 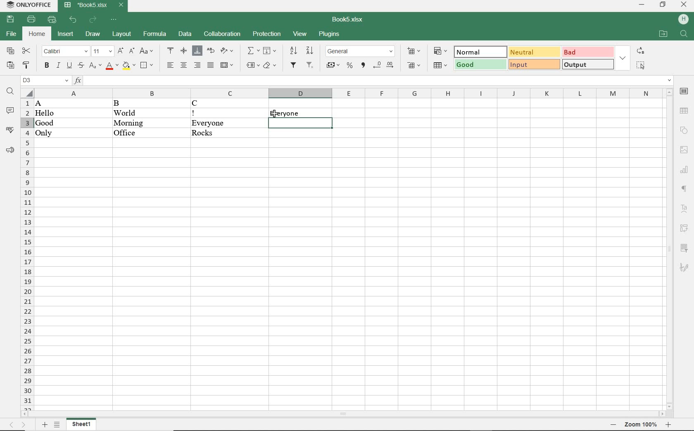 I want to click on Only, so click(x=48, y=133).